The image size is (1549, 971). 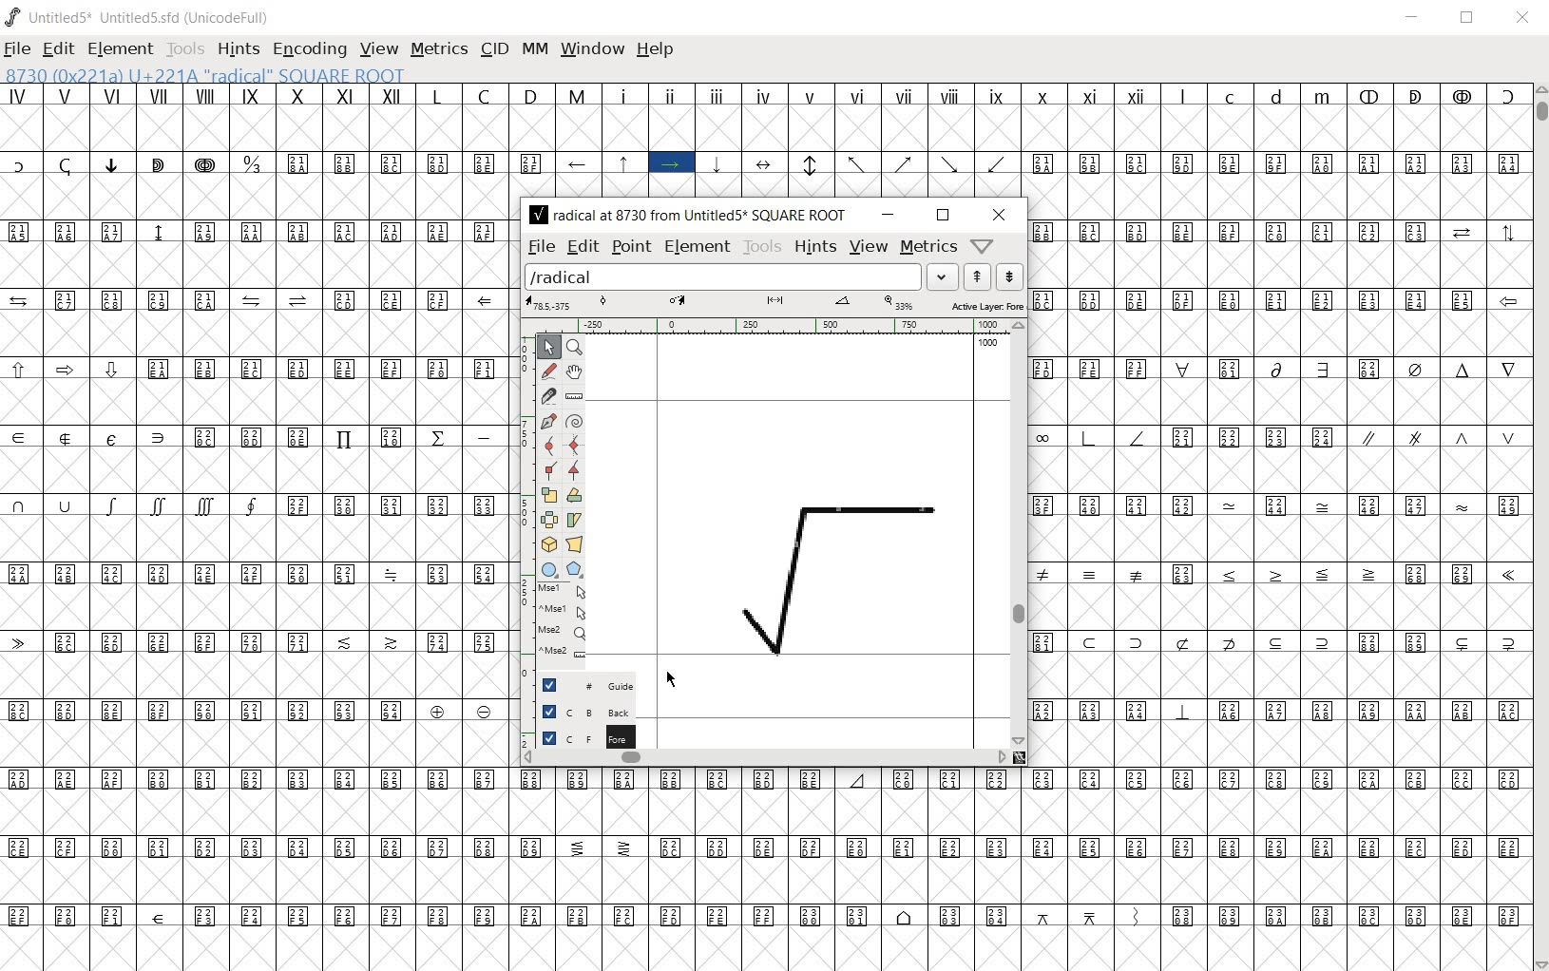 I want to click on measure a distance, angle between points, so click(x=576, y=394).